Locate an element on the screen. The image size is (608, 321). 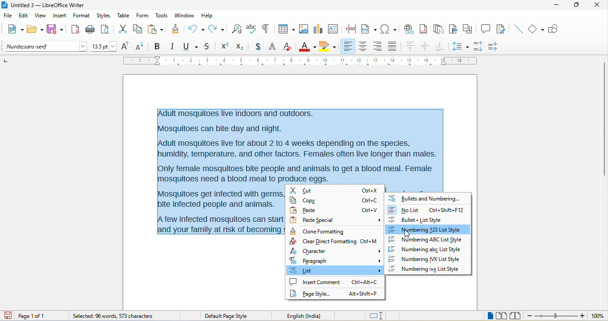
bullet list style is located at coordinates (428, 219).